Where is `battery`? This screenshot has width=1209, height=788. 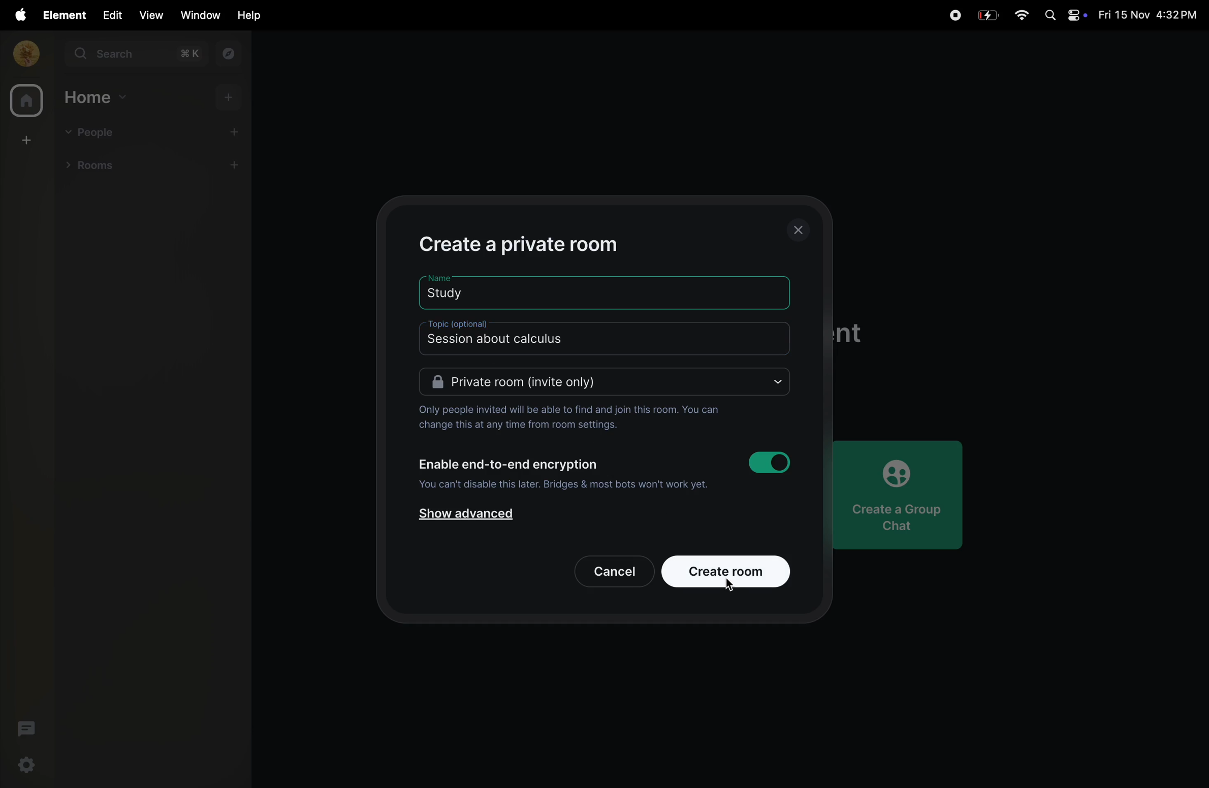
battery is located at coordinates (989, 14).